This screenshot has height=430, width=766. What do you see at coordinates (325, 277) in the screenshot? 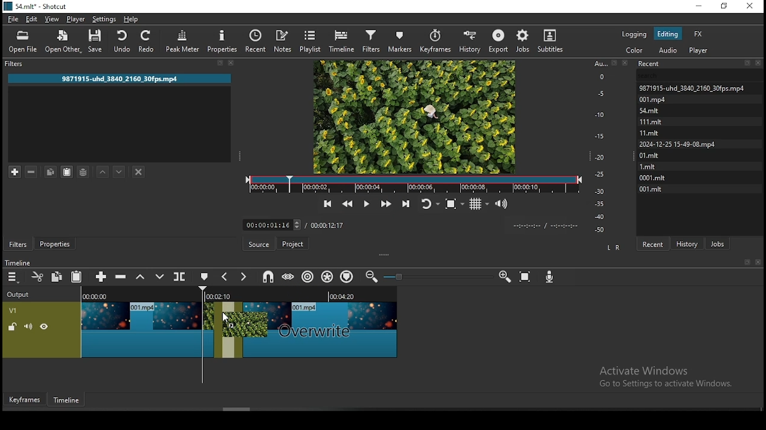
I see `ripple all tracks` at bounding box center [325, 277].